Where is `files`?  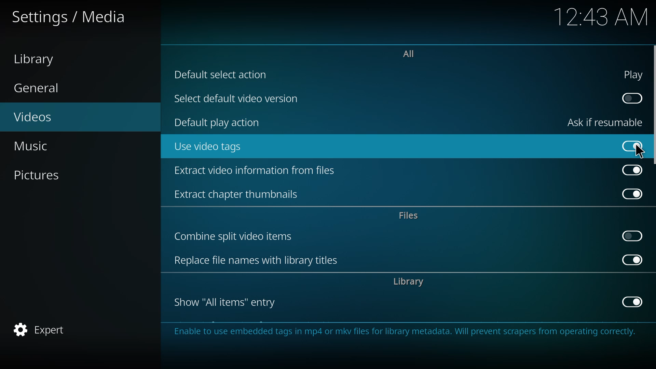 files is located at coordinates (411, 215).